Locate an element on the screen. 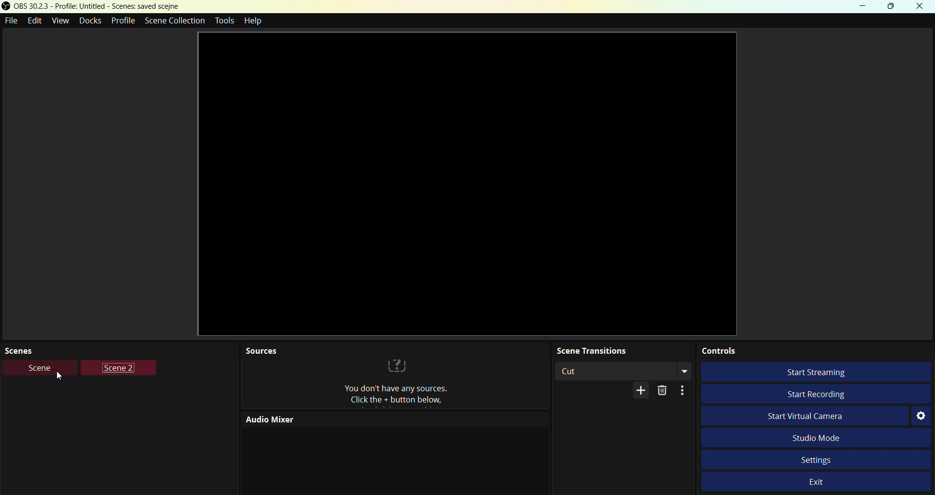  Scene Collection is located at coordinates (175, 21).